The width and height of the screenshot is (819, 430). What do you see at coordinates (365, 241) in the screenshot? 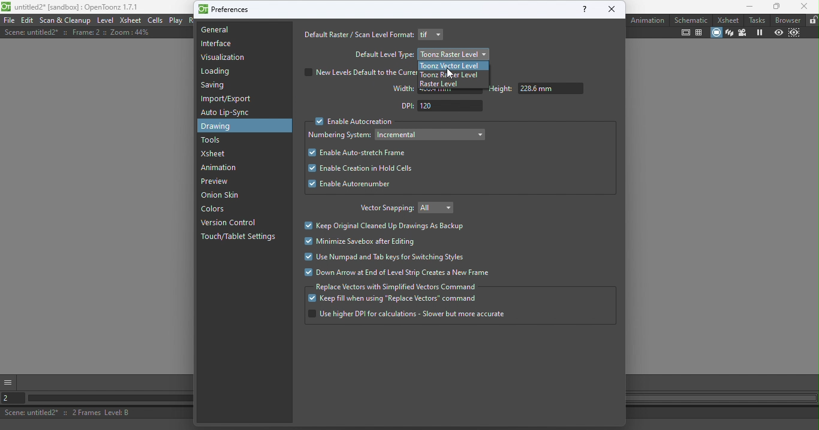
I see `Minimize savebox after editing` at bounding box center [365, 241].